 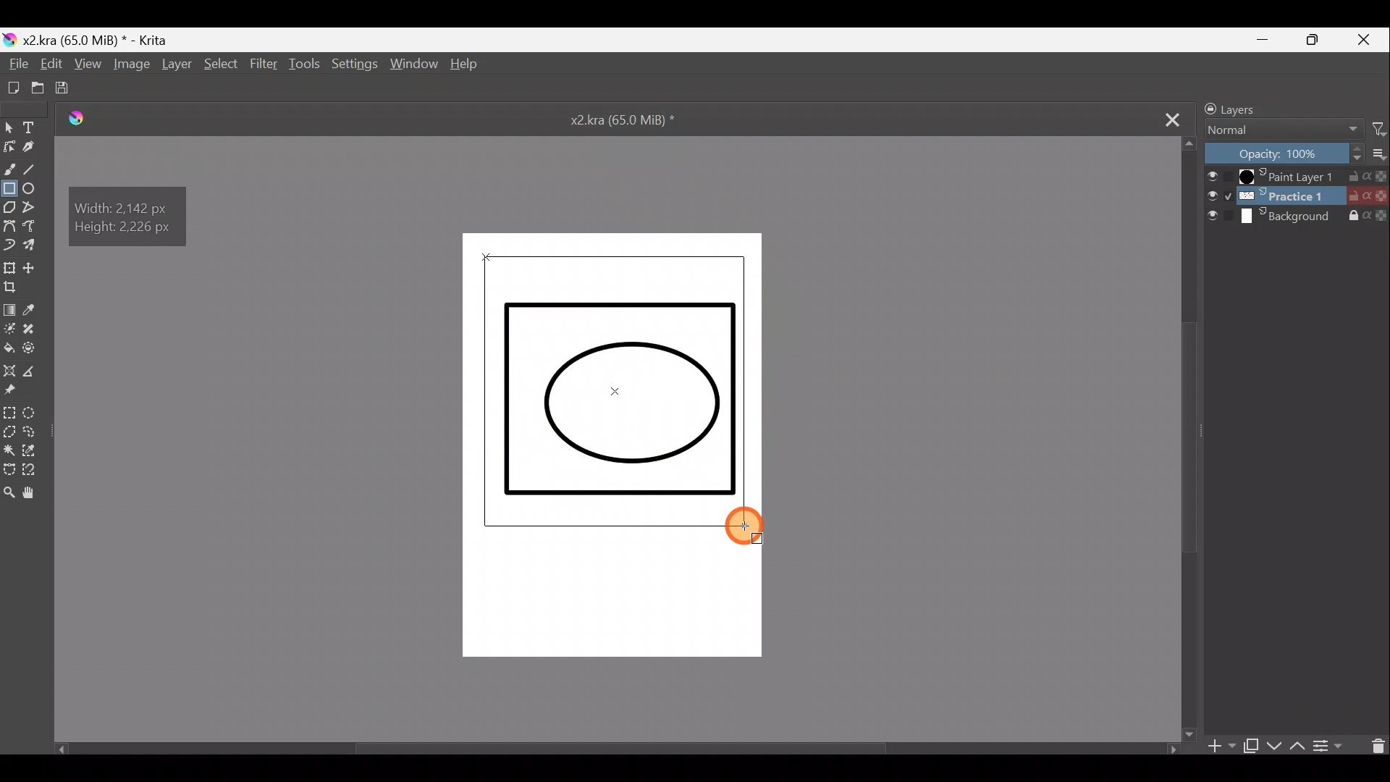 What do you see at coordinates (32, 452) in the screenshot?
I see `Similar colour selection tool` at bounding box center [32, 452].